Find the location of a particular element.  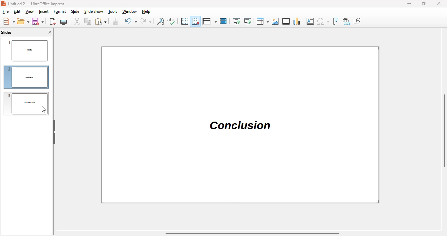

tools is located at coordinates (113, 11).